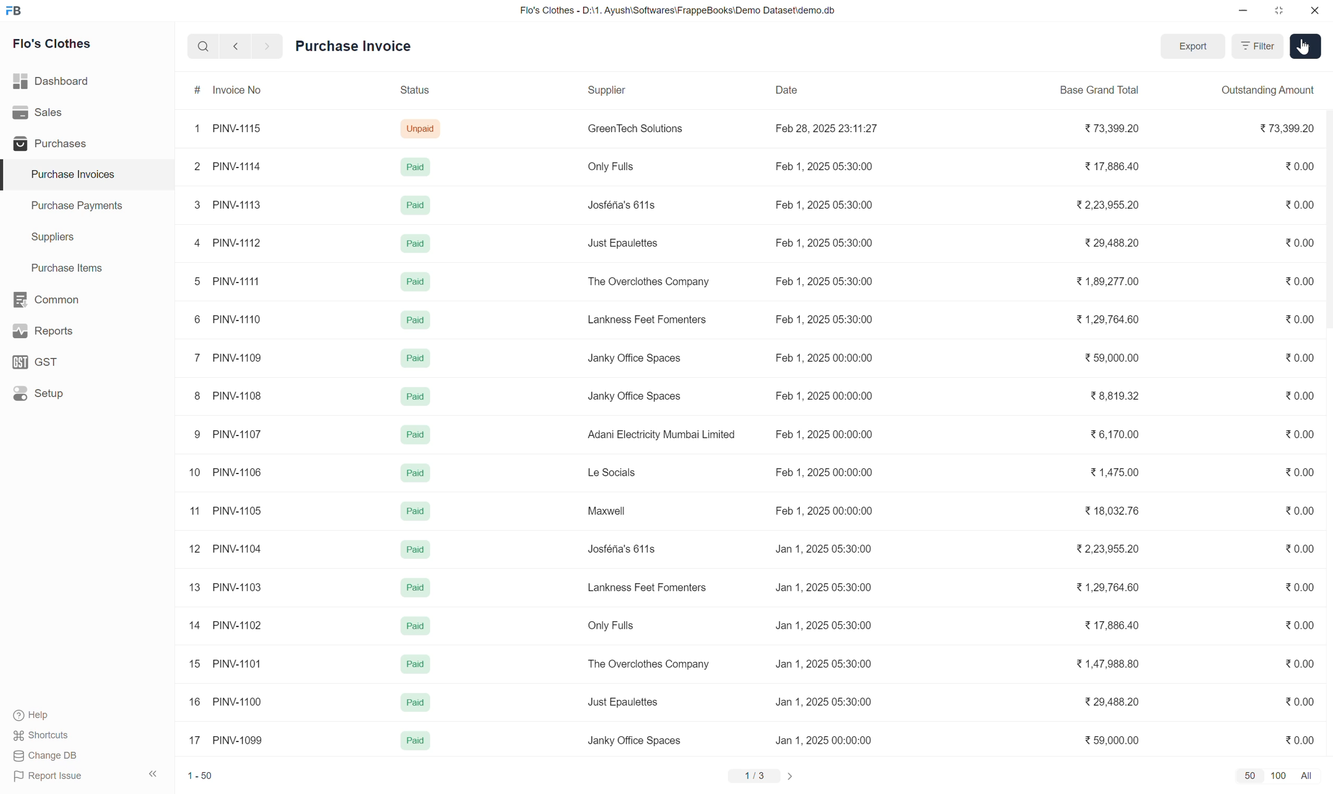 This screenshot has height=794, width=1333. What do you see at coordinates (239, 361) in the screenshot?
I see `PINV-1109` at bounding box center [239, 361].